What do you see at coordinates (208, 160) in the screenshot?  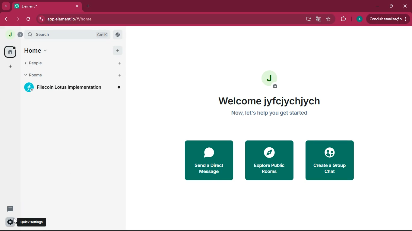 I see `send a direct message` at bounding box center [208, 160].